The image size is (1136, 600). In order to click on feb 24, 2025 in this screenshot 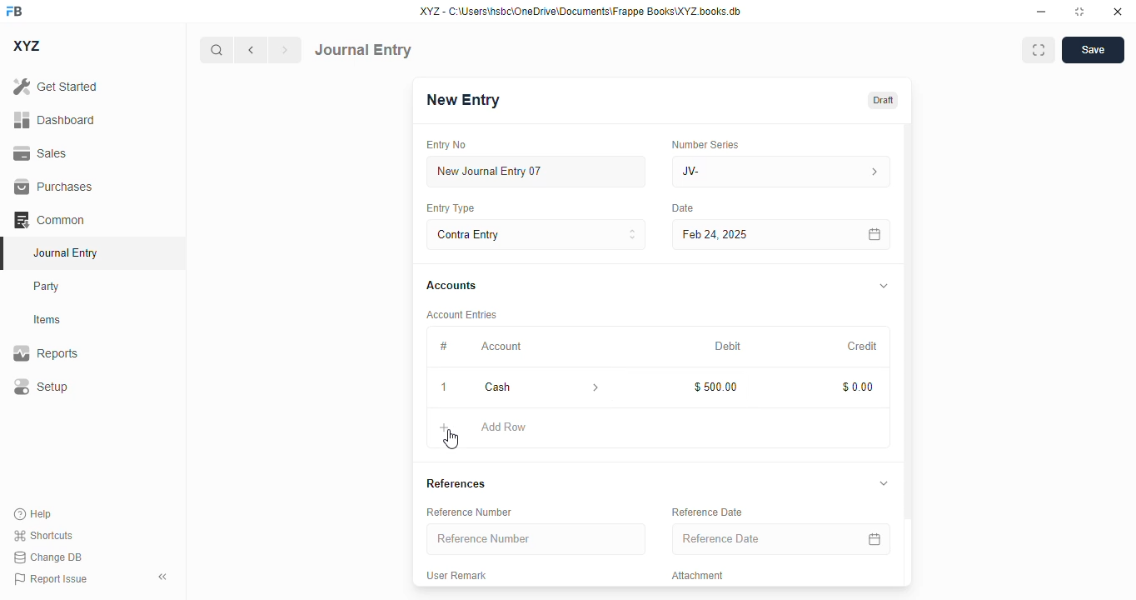, I will do `click(745, 235)`.